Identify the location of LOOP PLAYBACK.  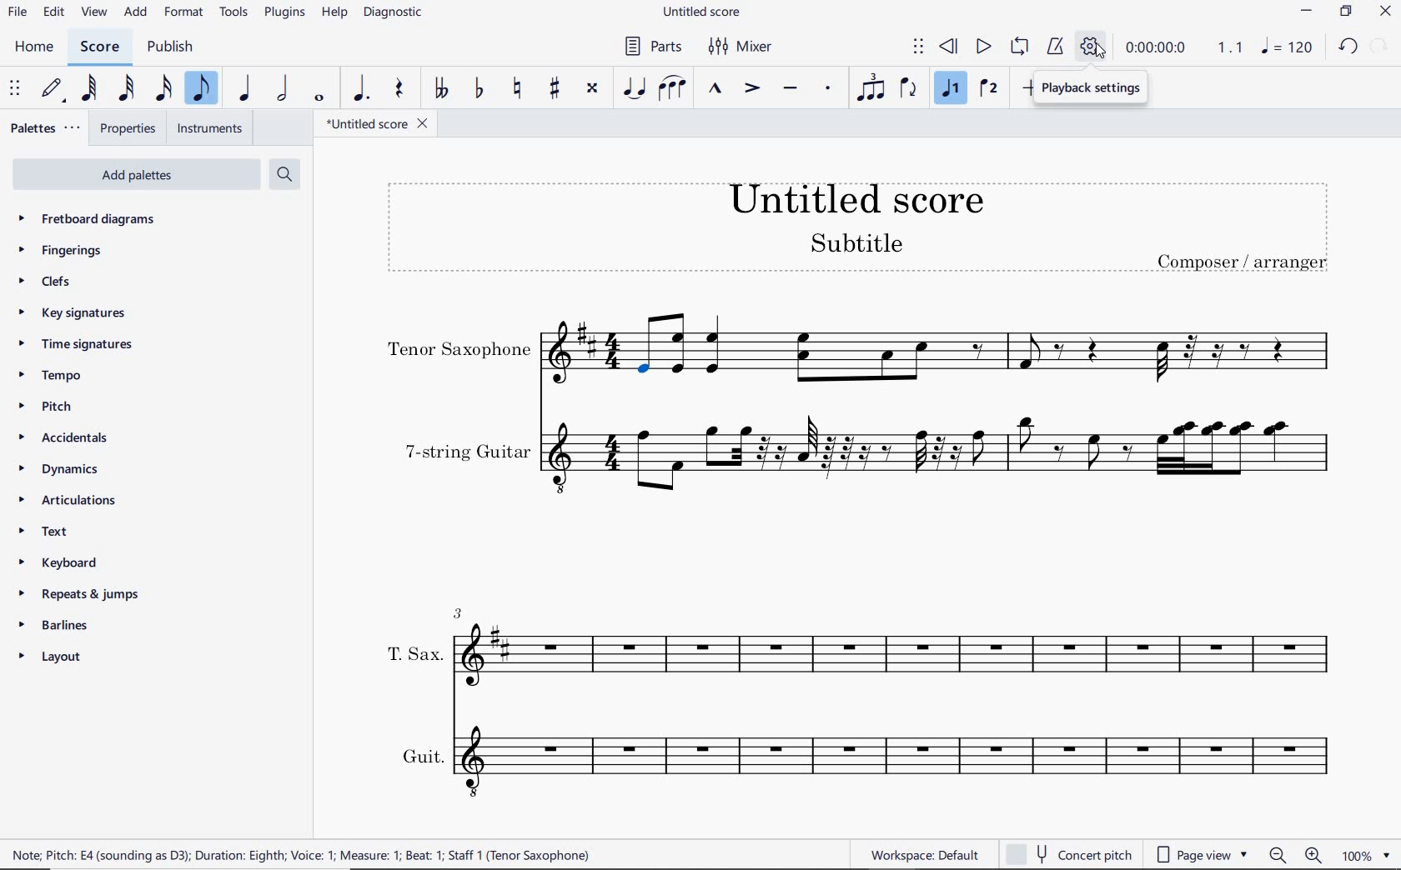
(1019, 45).